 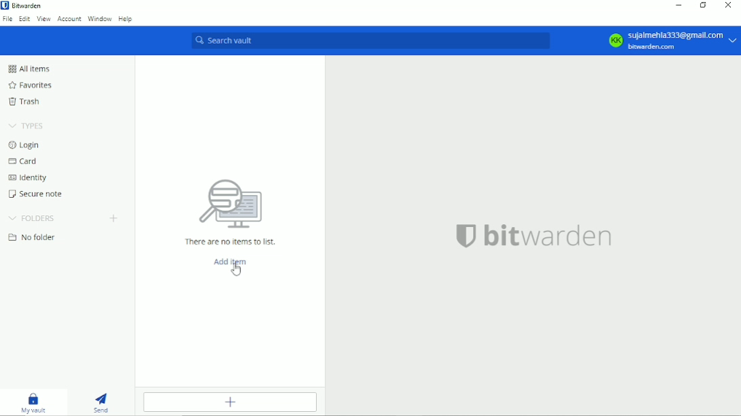 I want to click on Help, so click(x=127, y=19).